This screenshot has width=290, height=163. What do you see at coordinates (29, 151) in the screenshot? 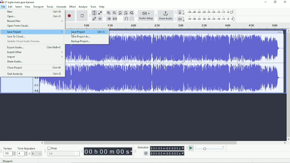
I see `Time Signature` at bounding box center [29, 151].